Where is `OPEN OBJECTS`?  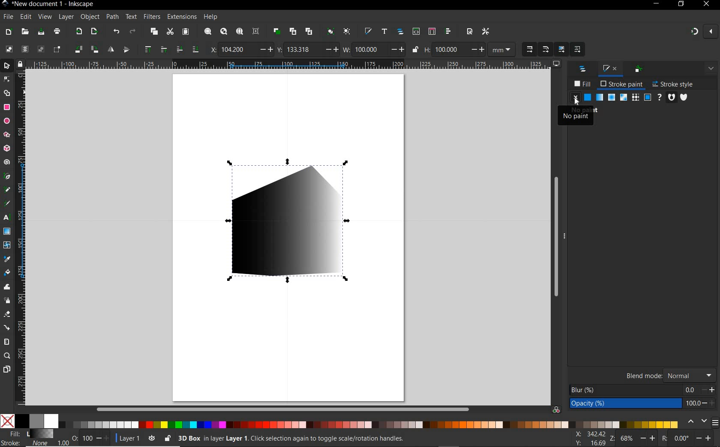 OPEN OBJECTS is located at coordinates (400, 32).